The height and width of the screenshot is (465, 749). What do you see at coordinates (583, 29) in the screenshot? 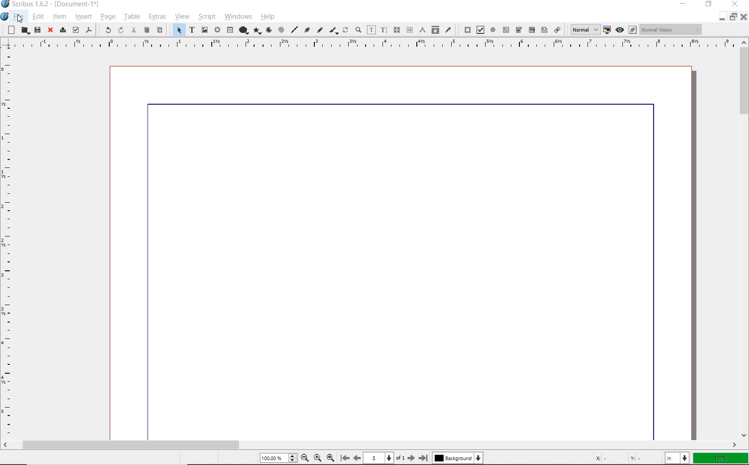
I see `Normal` at bounding box center [583, 29].